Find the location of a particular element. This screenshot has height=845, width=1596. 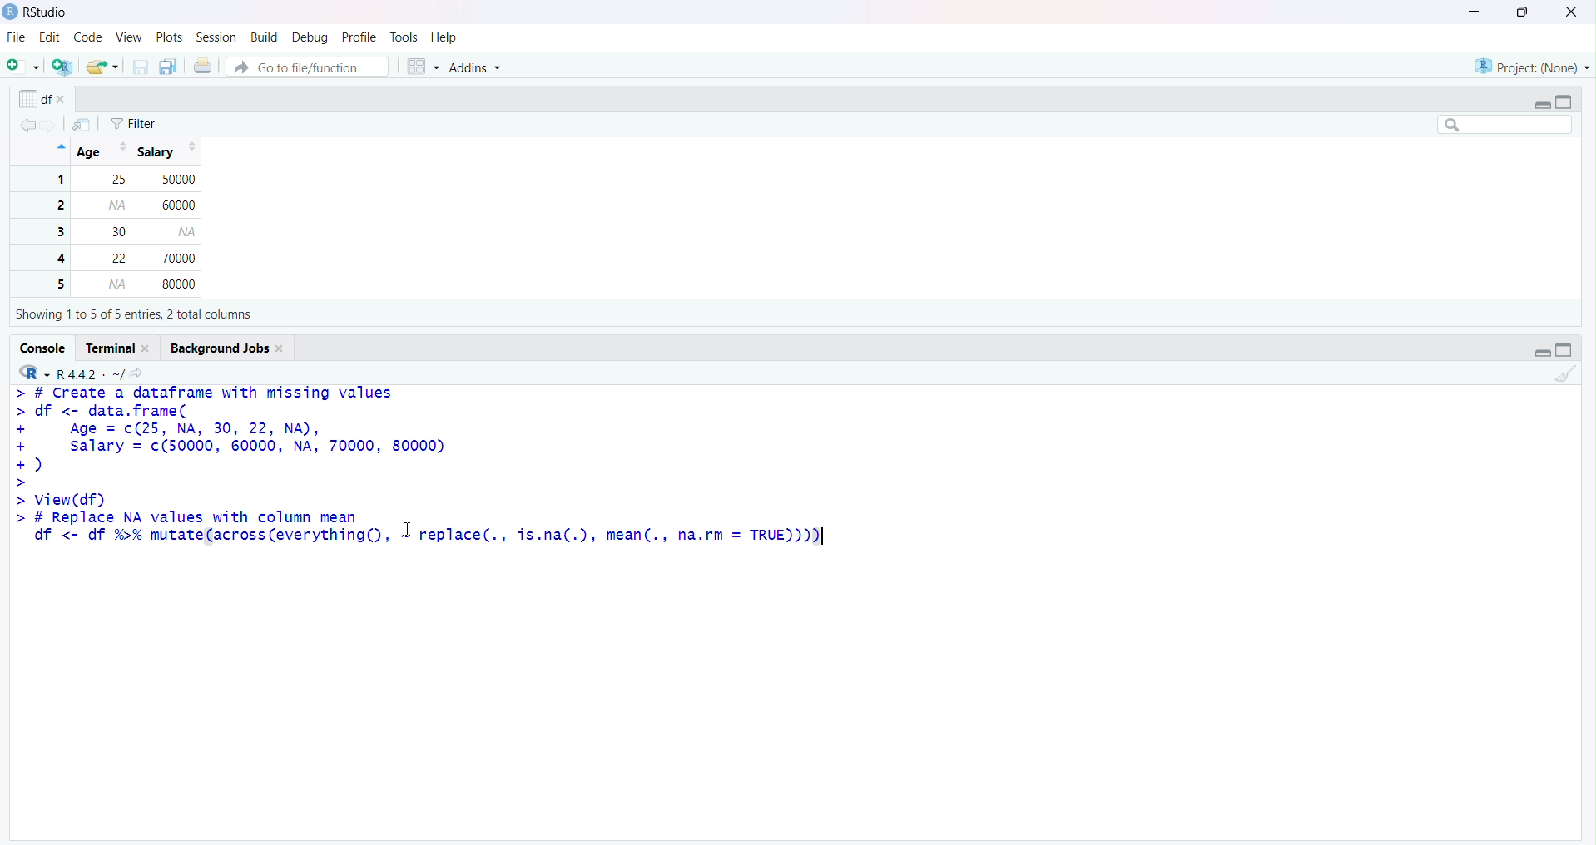

RStudio is located at coordinates (44, 12).